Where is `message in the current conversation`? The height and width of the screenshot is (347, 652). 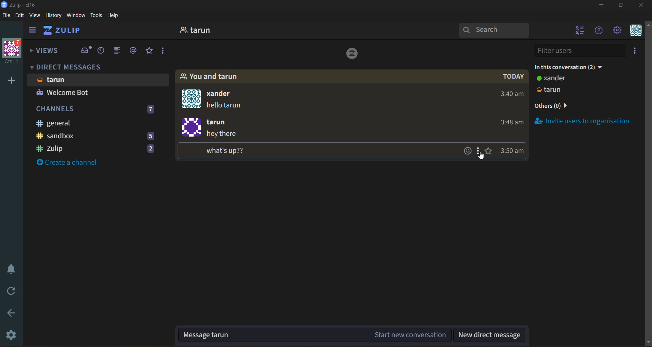 message in the current conversation is located at coordinates (314, 336).